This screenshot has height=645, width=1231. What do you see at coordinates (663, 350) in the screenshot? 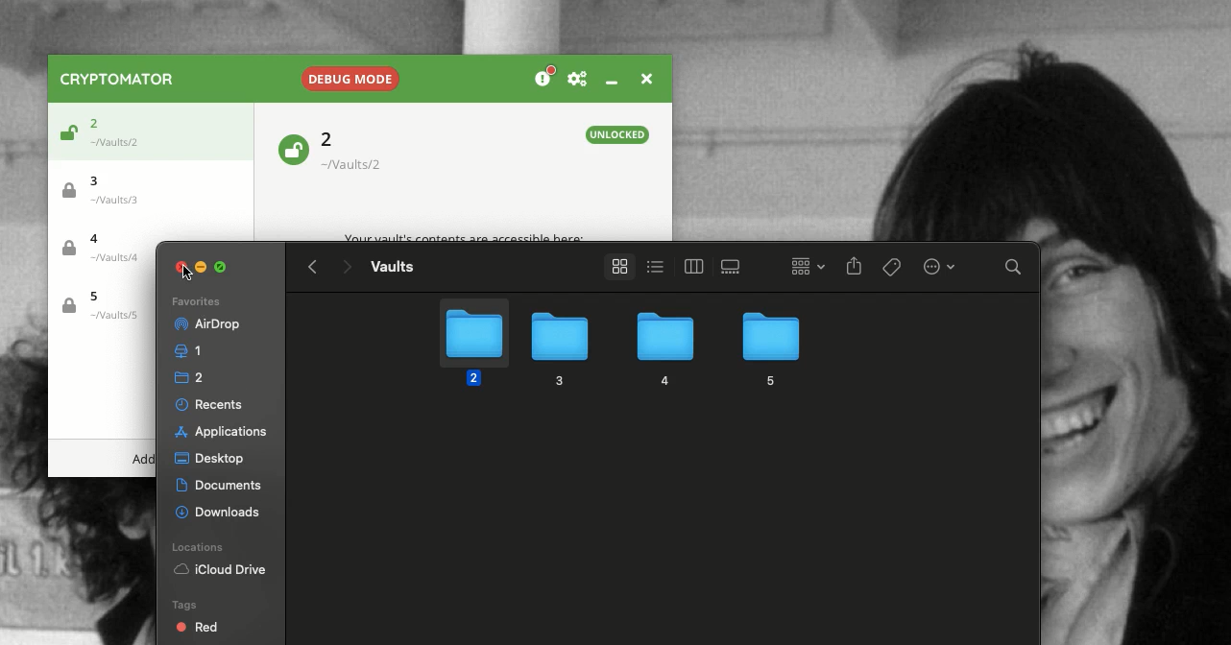
I see `4` at bounding box center [663, 350].